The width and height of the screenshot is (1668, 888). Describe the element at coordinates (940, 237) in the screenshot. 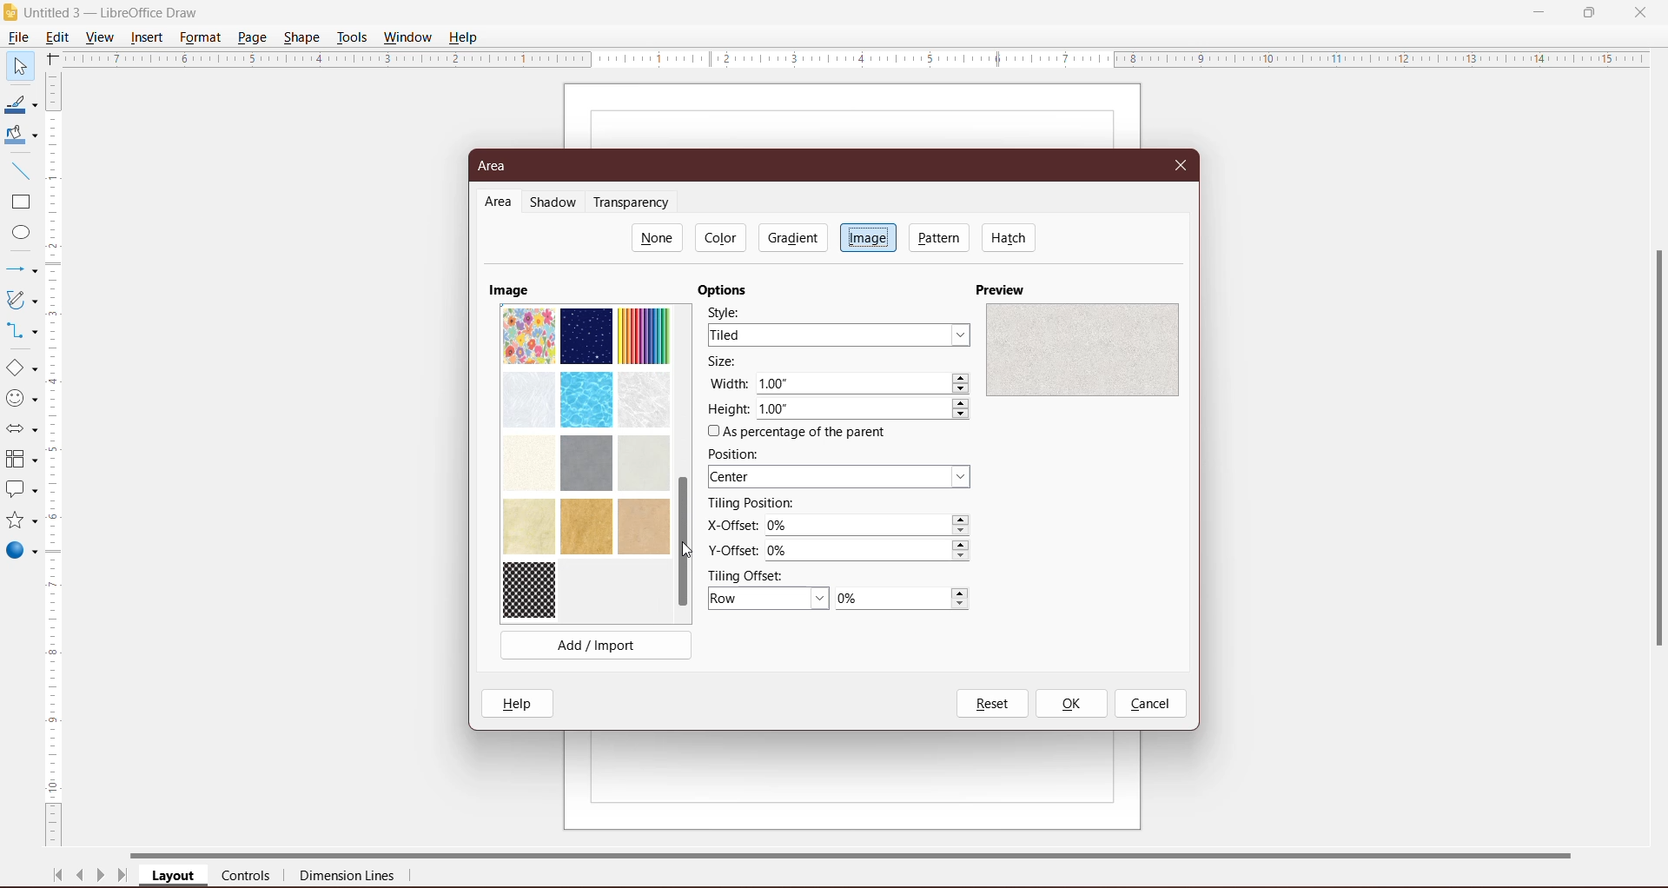

I see `Pattern` at that location.